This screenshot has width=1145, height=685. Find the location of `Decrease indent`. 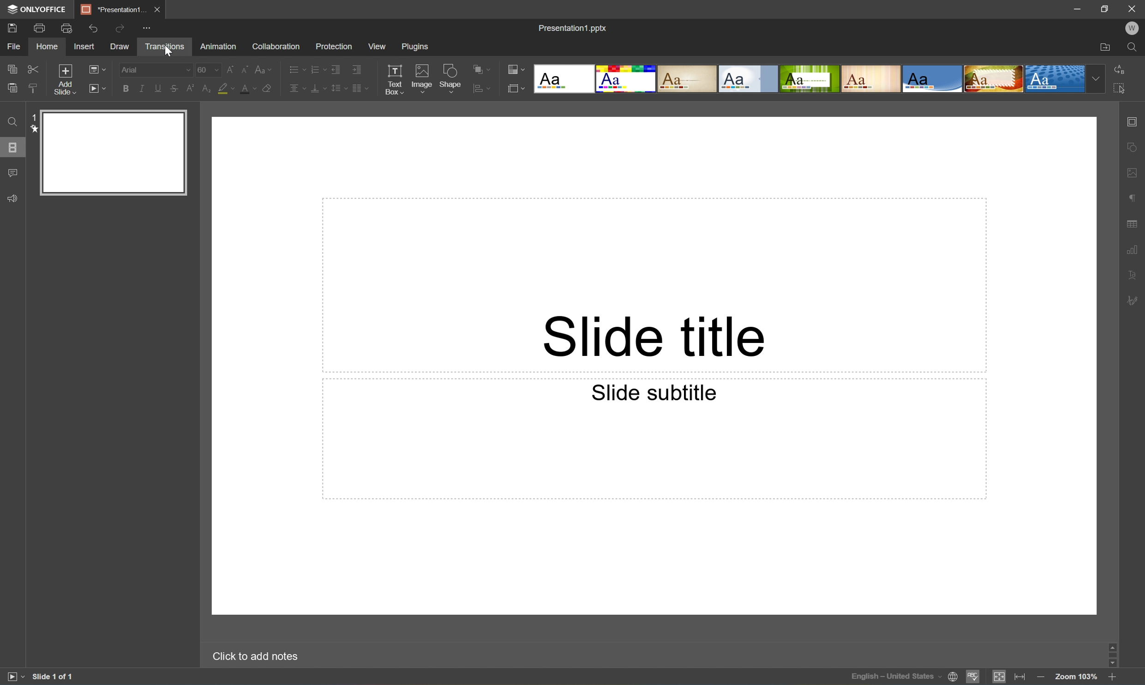

Decrease indent is located at coordinates (336, 68).